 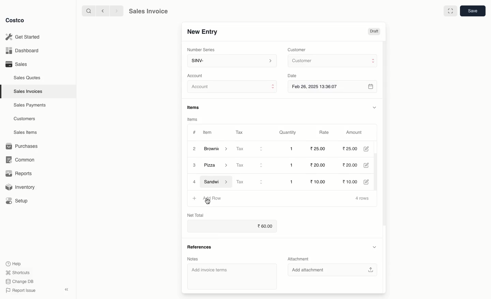 I want to click on Edit, so click(x=369, y=182).